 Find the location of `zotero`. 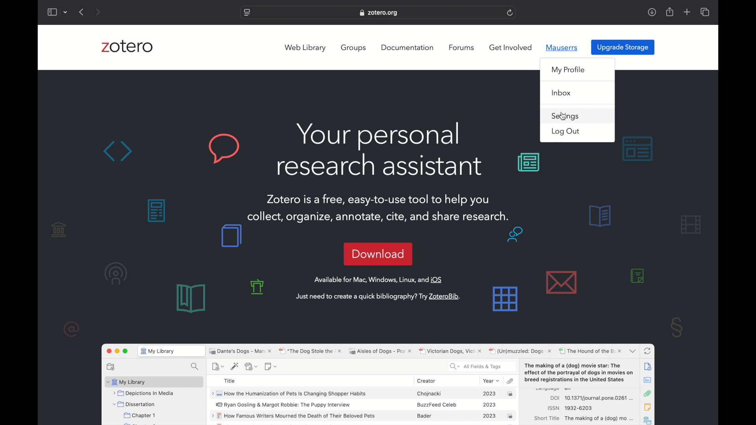

zotero is located at coordinates (127, 46).